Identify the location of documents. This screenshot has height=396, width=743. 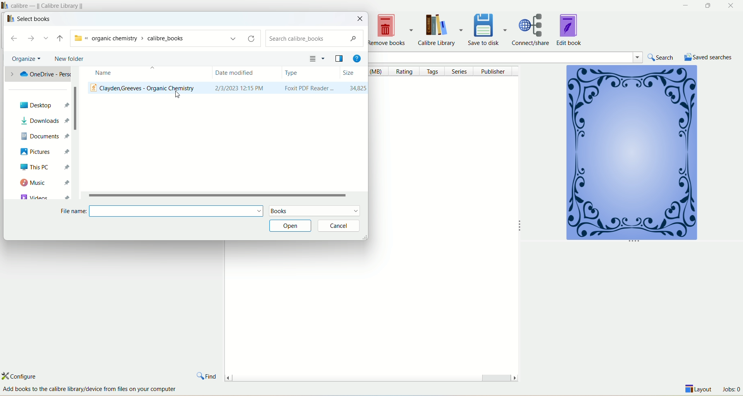
(44, 135).